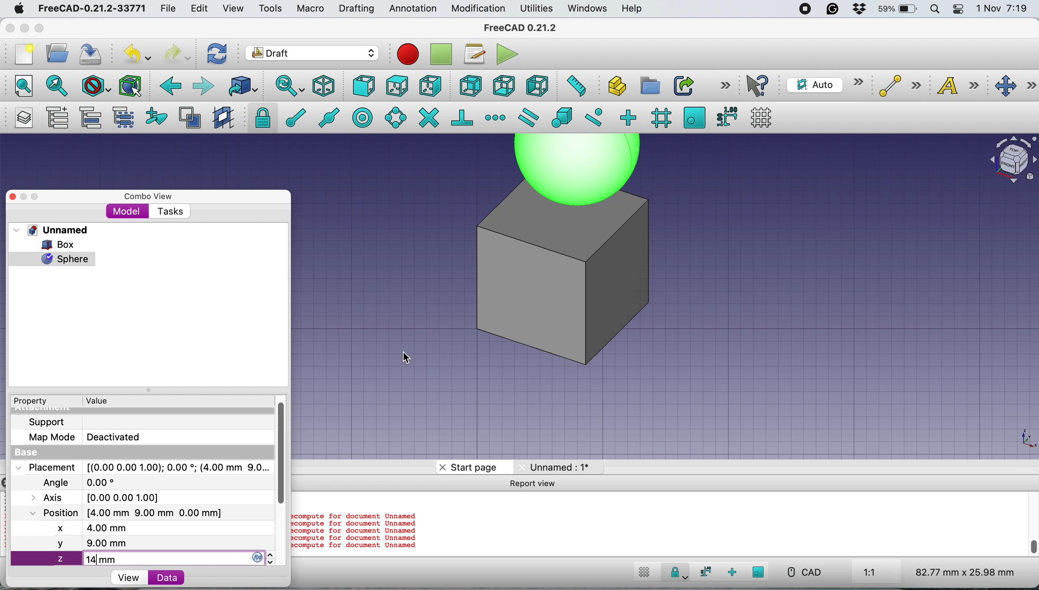 This screenshot has width=1039, height=590. I want to click on isometric, so click(327, 86).